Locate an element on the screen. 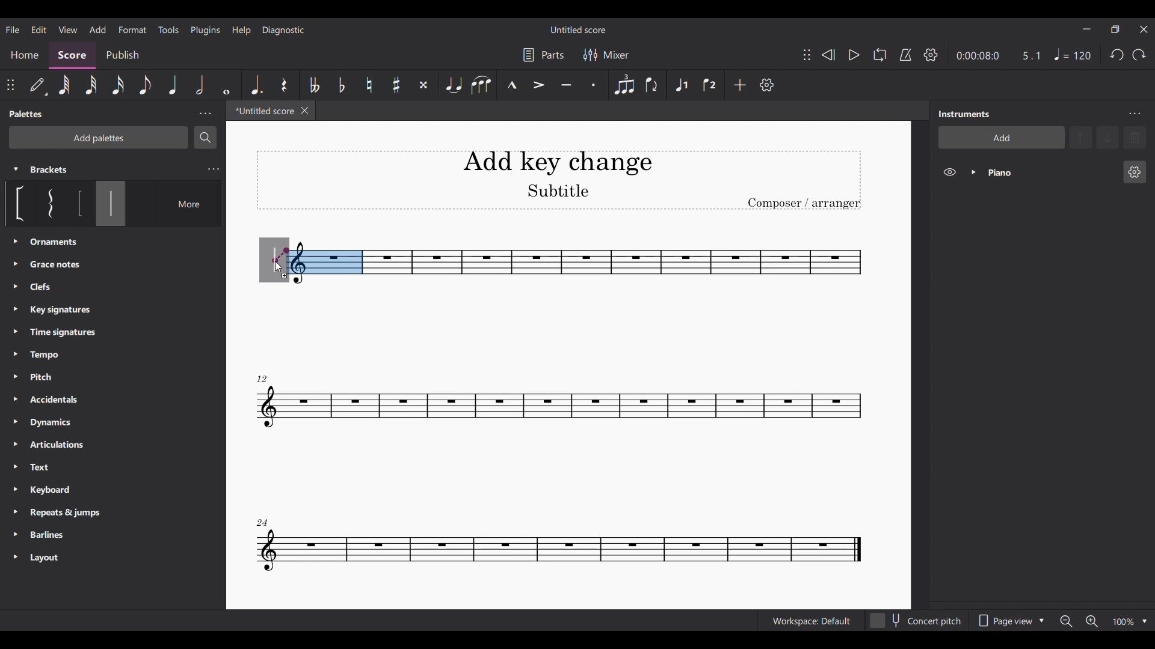 This screenshot has width=1155, height=649. Toggle double flat is located at coordinates (315, 85).